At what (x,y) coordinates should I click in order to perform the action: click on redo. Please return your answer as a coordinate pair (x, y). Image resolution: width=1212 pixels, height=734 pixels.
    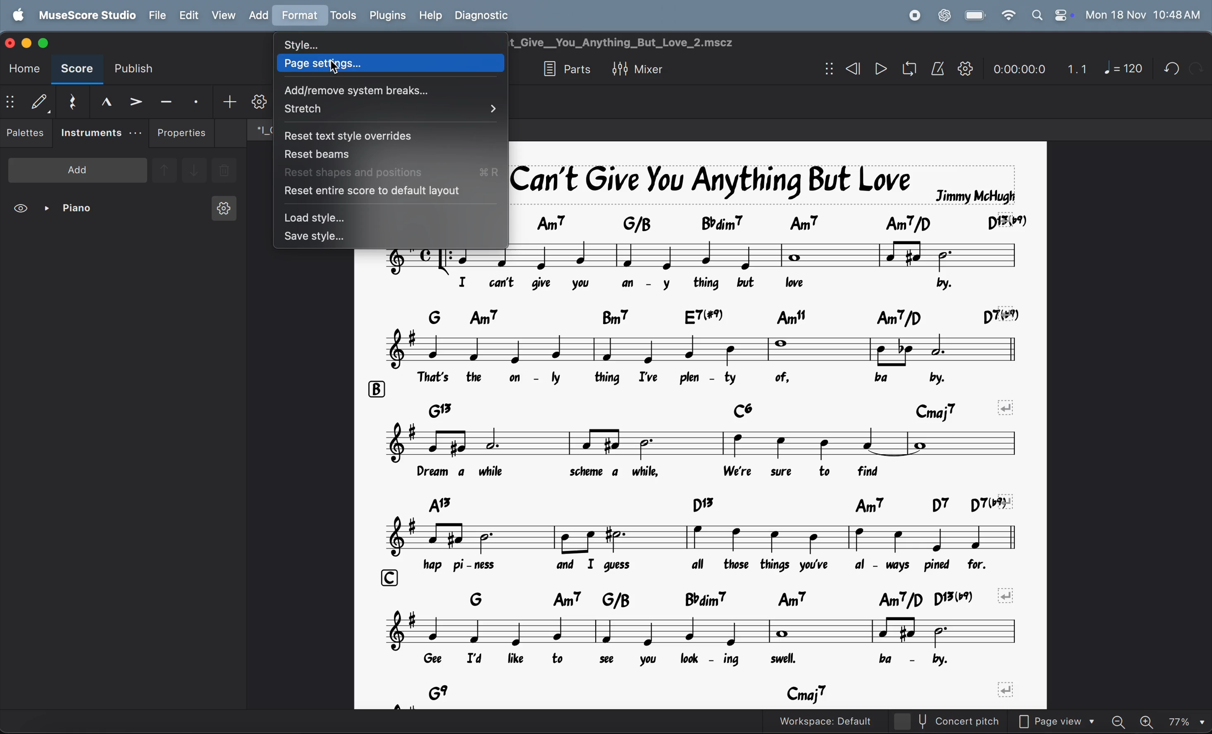
    Looking at the image, I should click on (1168, 68).